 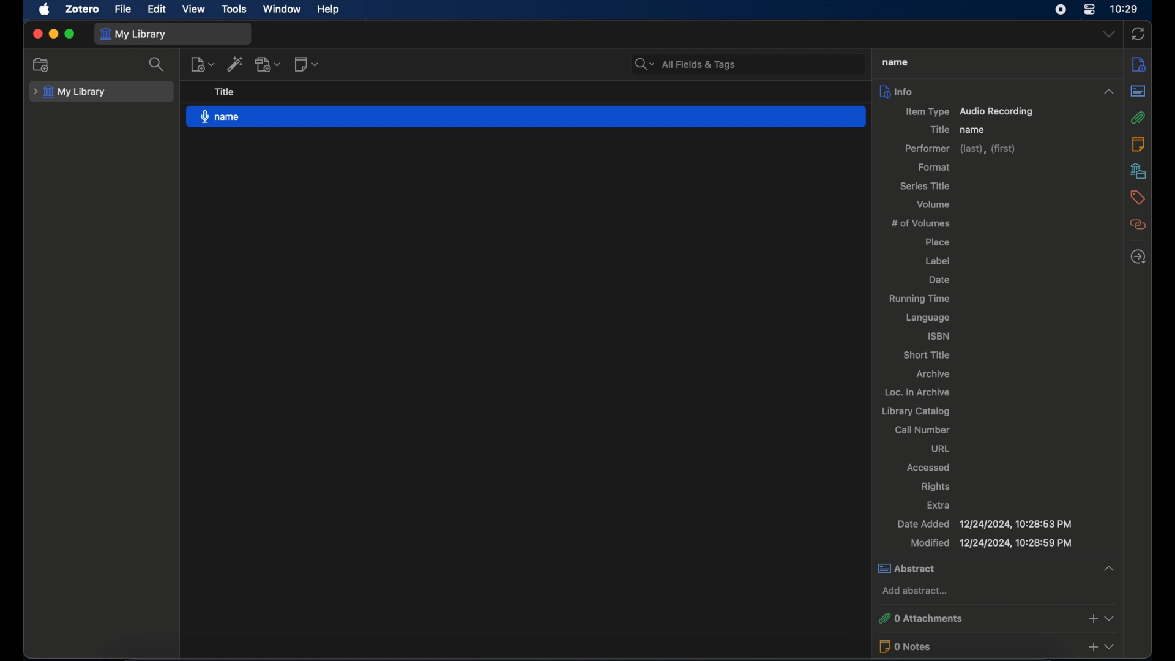 I want to click on rights, so click(x=936, y=486).